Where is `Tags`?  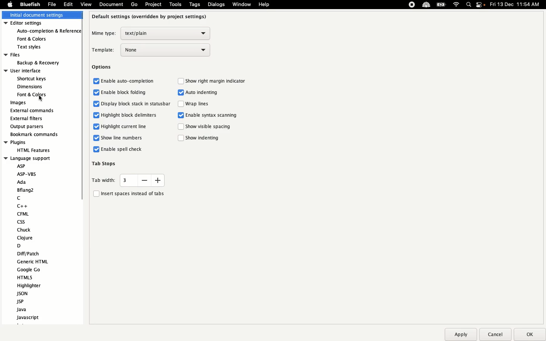 Tags is located at coordinates (195, 4).